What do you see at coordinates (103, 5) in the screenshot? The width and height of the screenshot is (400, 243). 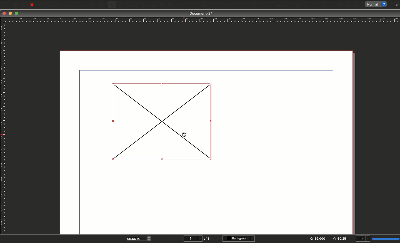 I see `Paste` at bounding box center [103, 5].